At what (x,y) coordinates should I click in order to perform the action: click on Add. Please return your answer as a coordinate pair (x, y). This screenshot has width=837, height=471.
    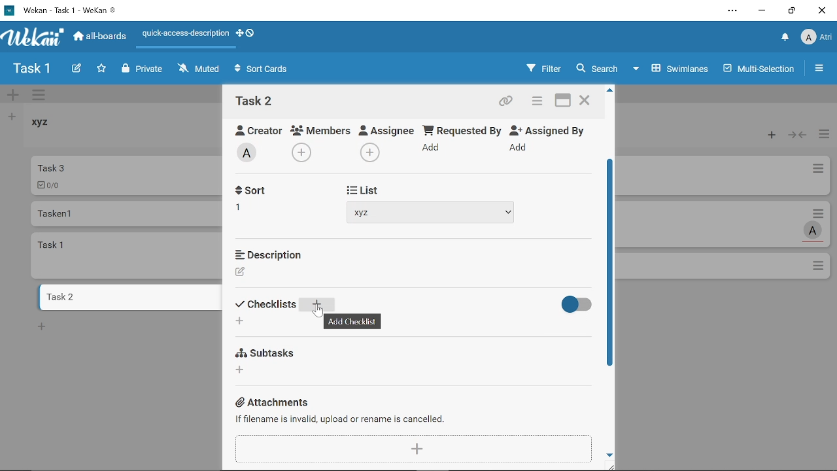
    Looking at the image, I should click on (316, 304).